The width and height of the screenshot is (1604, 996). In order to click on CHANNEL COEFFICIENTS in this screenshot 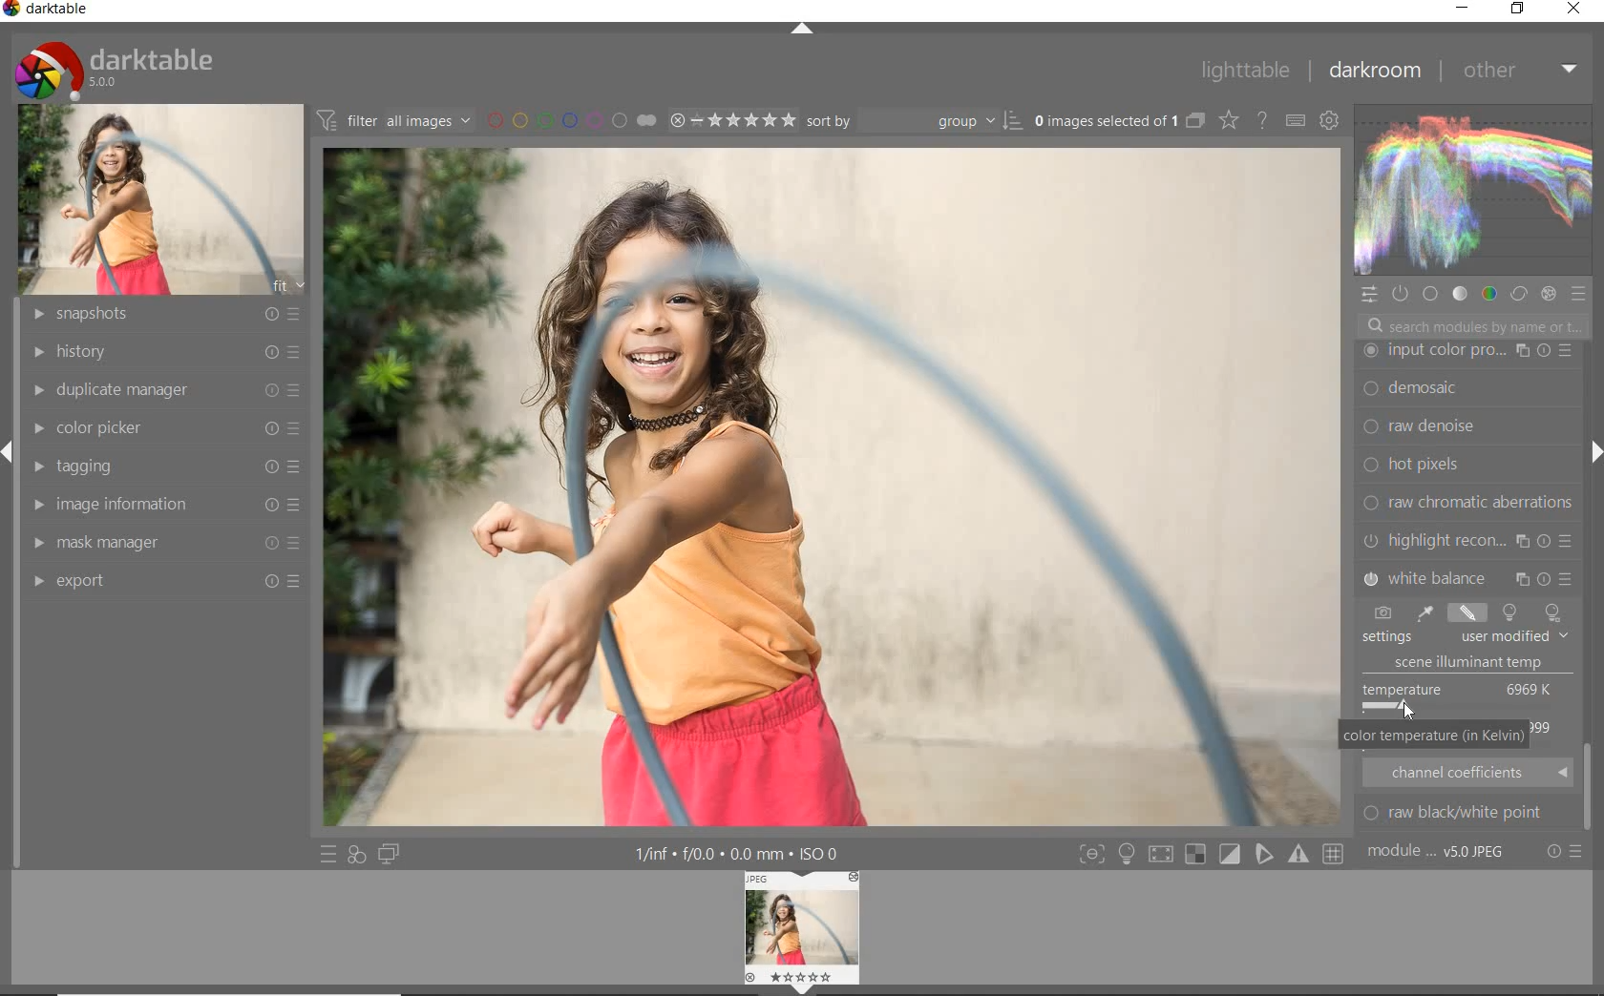, I will do `click(1468, 772)`.